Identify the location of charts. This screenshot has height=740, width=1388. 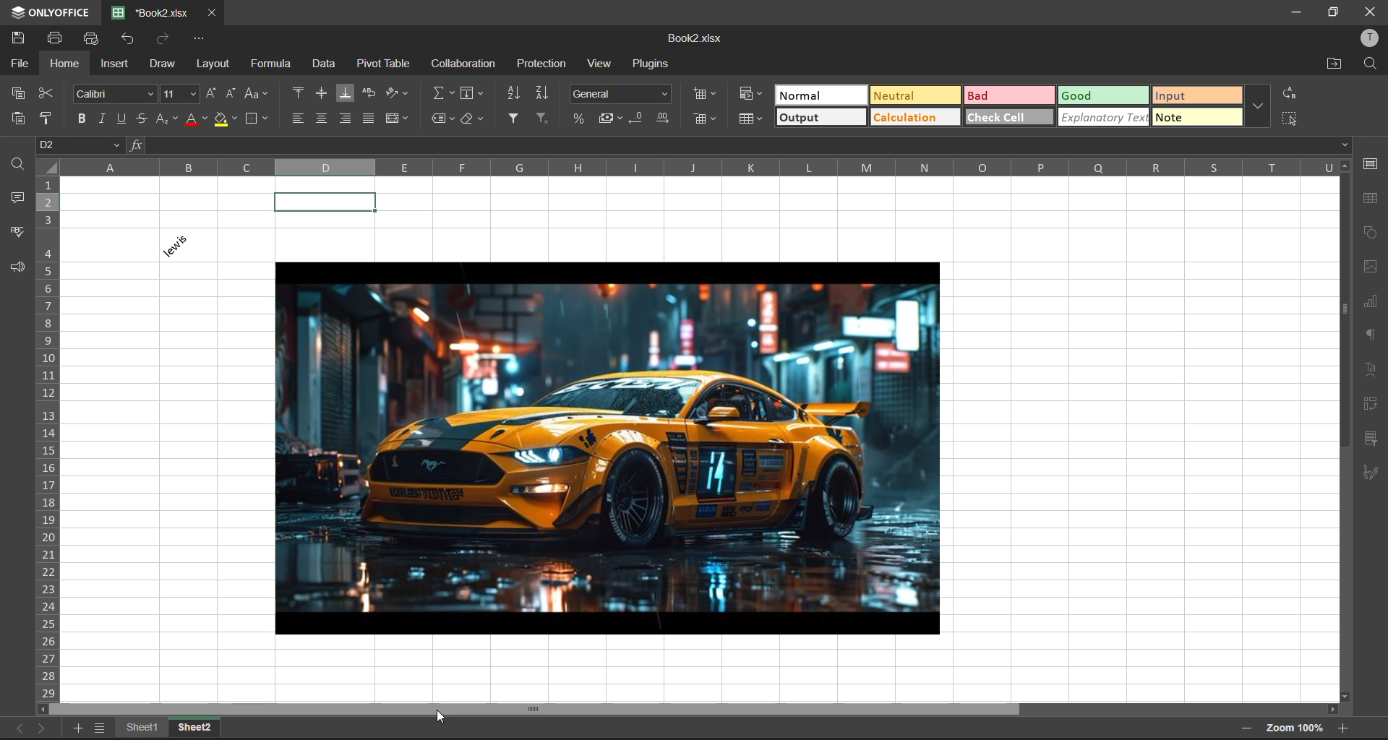
(1372, 302).